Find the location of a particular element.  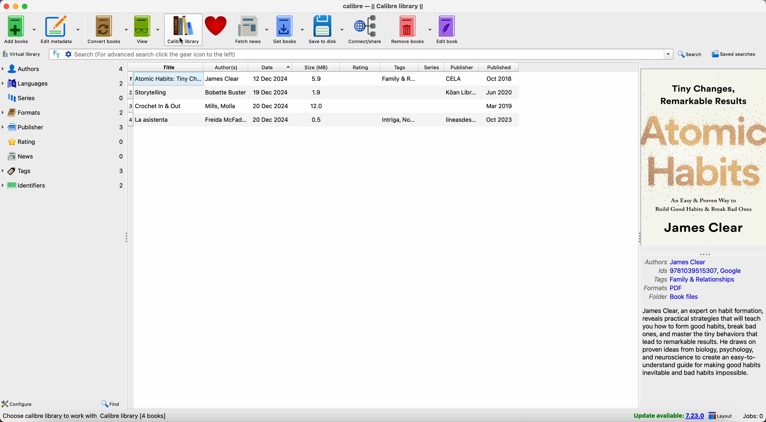

Ids 9781039515307, Google is located at coordinates (700, 270).